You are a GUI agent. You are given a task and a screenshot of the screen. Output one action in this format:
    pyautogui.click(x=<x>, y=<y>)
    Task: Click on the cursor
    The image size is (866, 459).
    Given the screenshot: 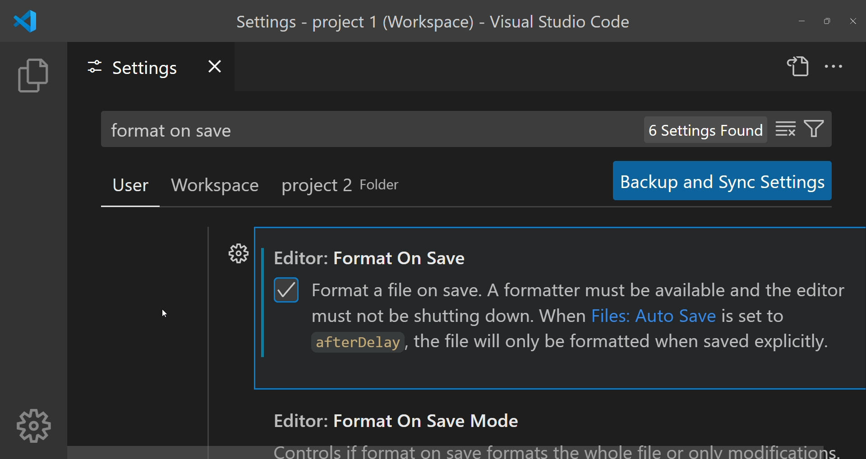 What is the action you would take?
    pyautogui.click(x=165, y=316)
    